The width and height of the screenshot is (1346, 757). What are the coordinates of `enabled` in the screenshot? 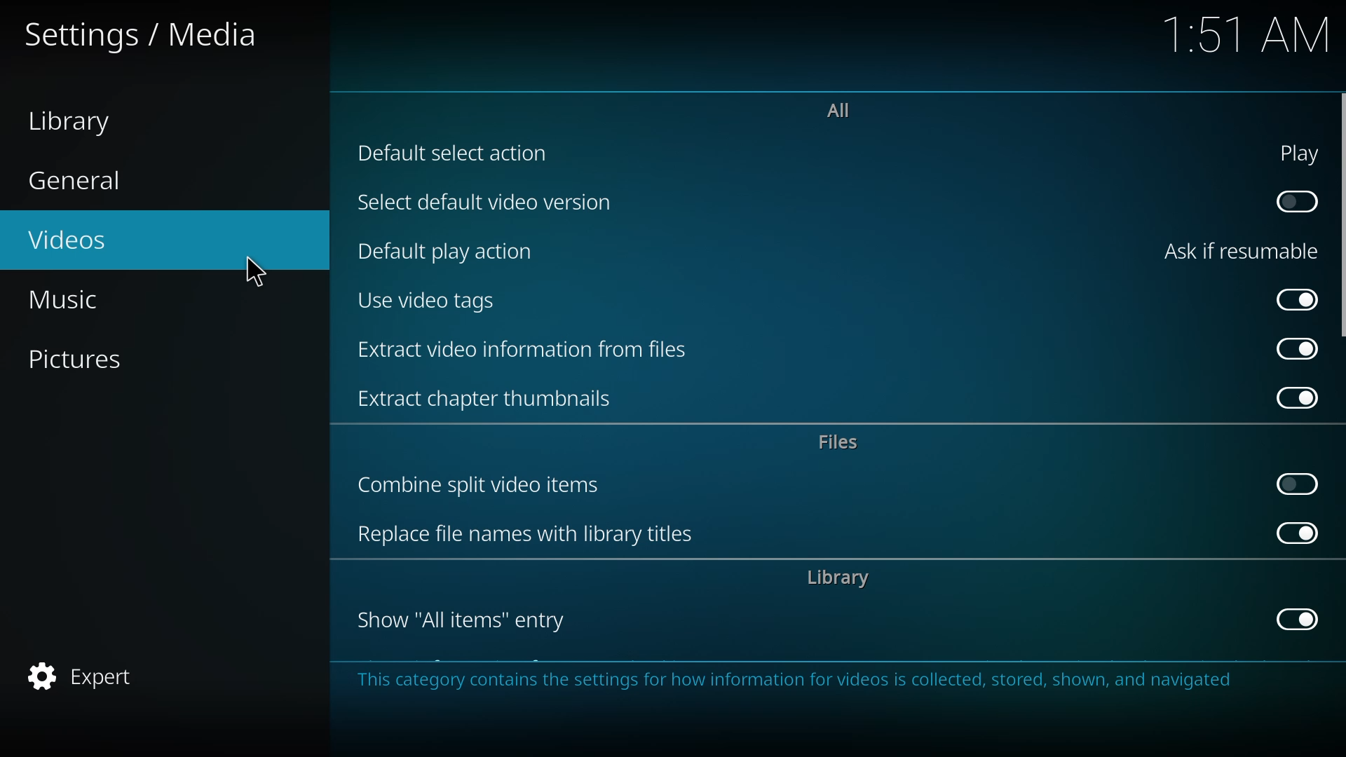 It's located at (1296, 531).